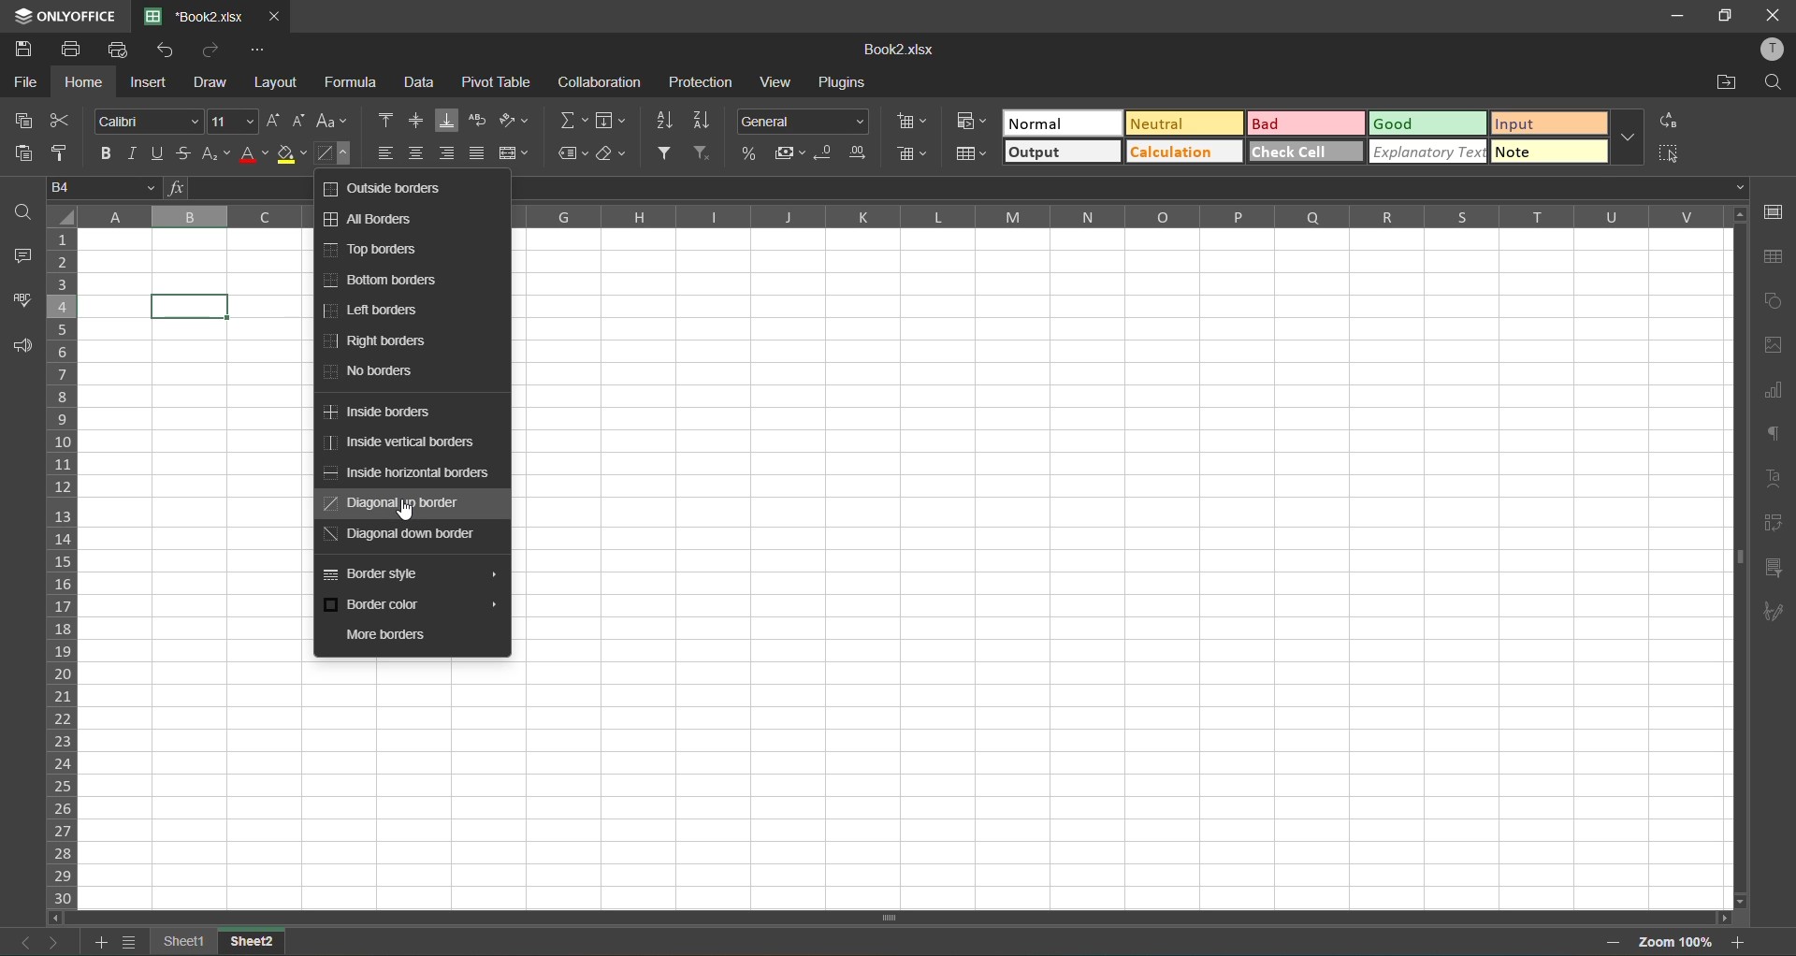 Image resolution: width=1796 pixels, height=956 pixels. I want to click on diagonal up border, so click(393, 503).